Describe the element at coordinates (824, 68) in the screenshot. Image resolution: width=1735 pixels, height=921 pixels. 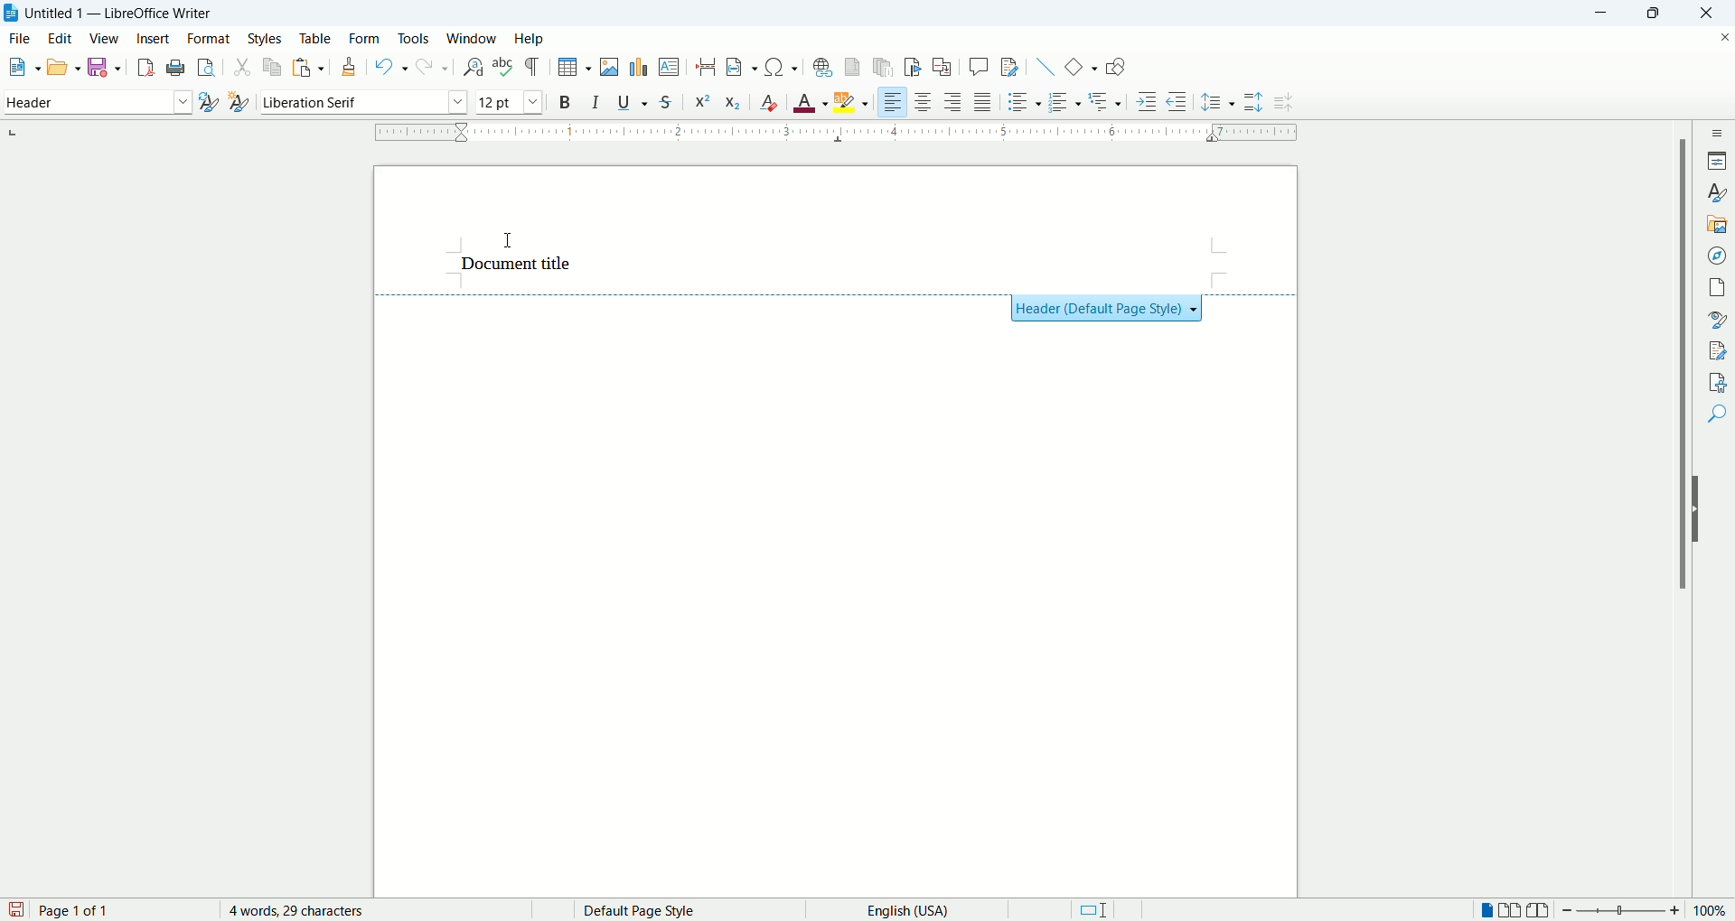
I see `insert footnote` at that location.